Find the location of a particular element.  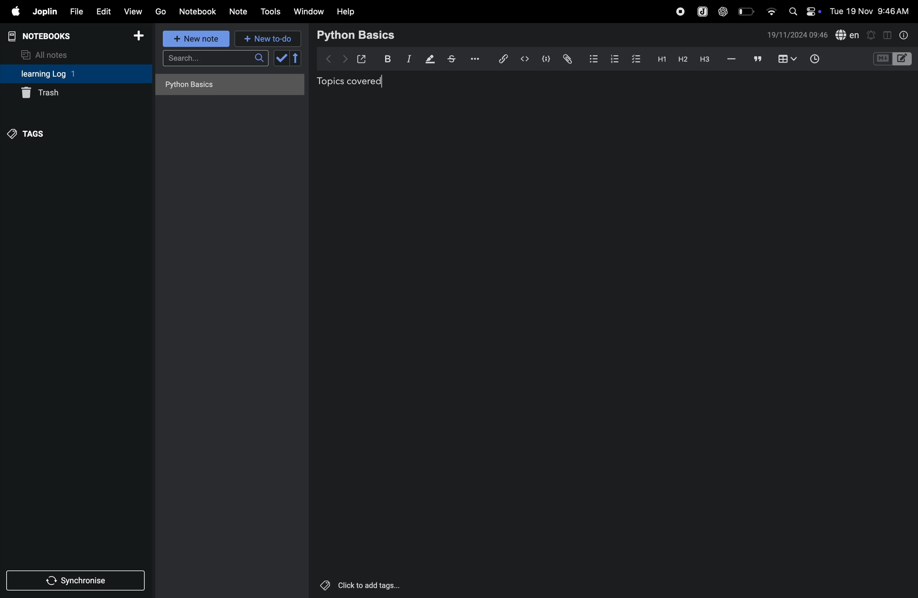

heading 2 is located at coordinates (682, 59).